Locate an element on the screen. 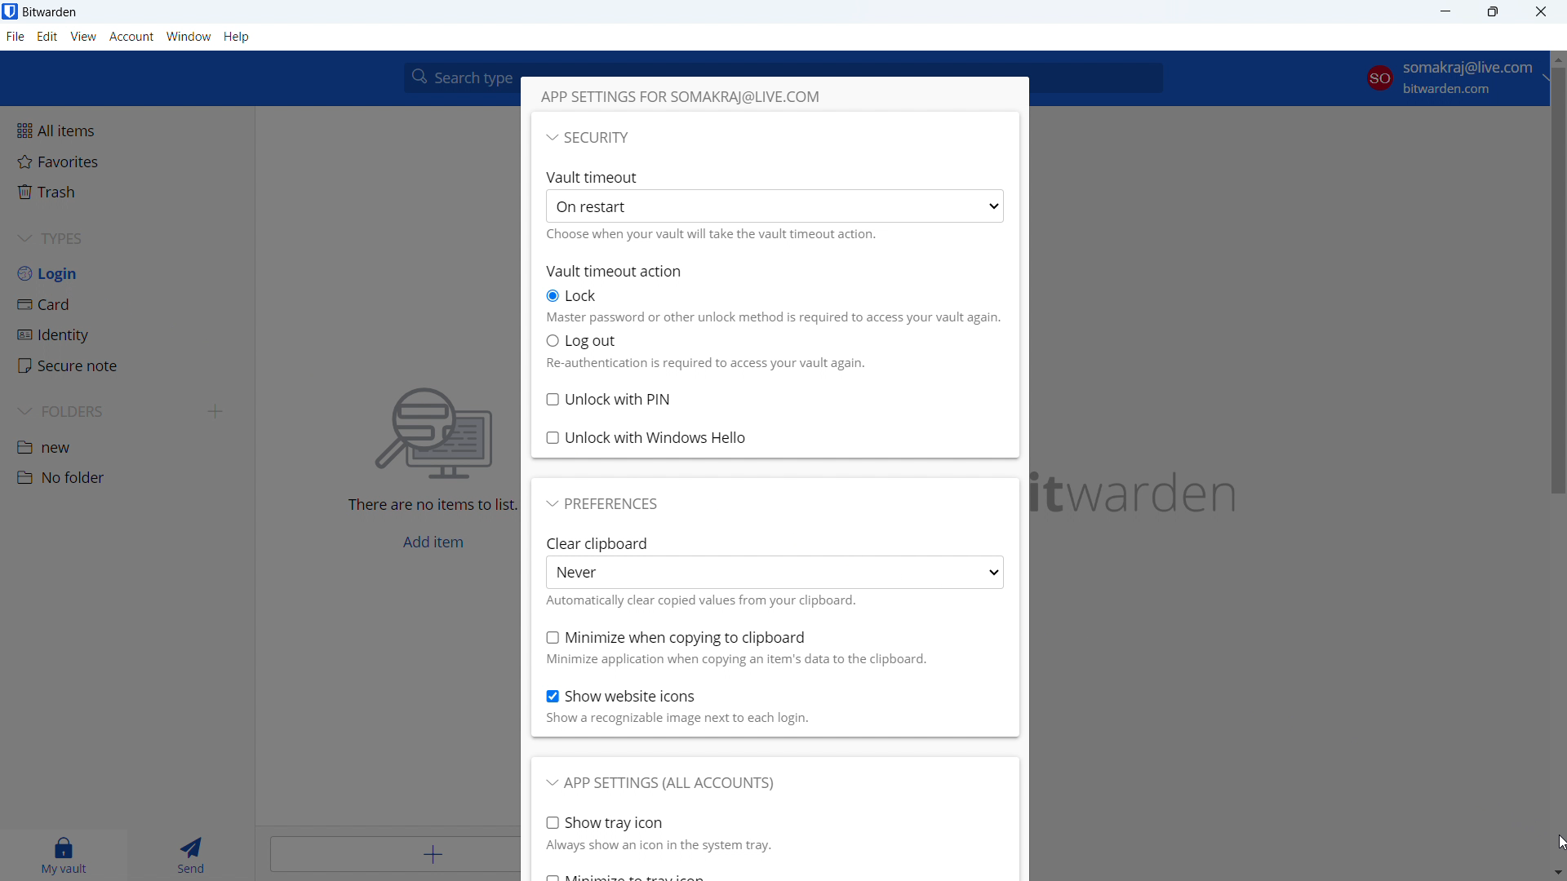 The image size is (1567, 881). all items is located at coordinates (126, 129).